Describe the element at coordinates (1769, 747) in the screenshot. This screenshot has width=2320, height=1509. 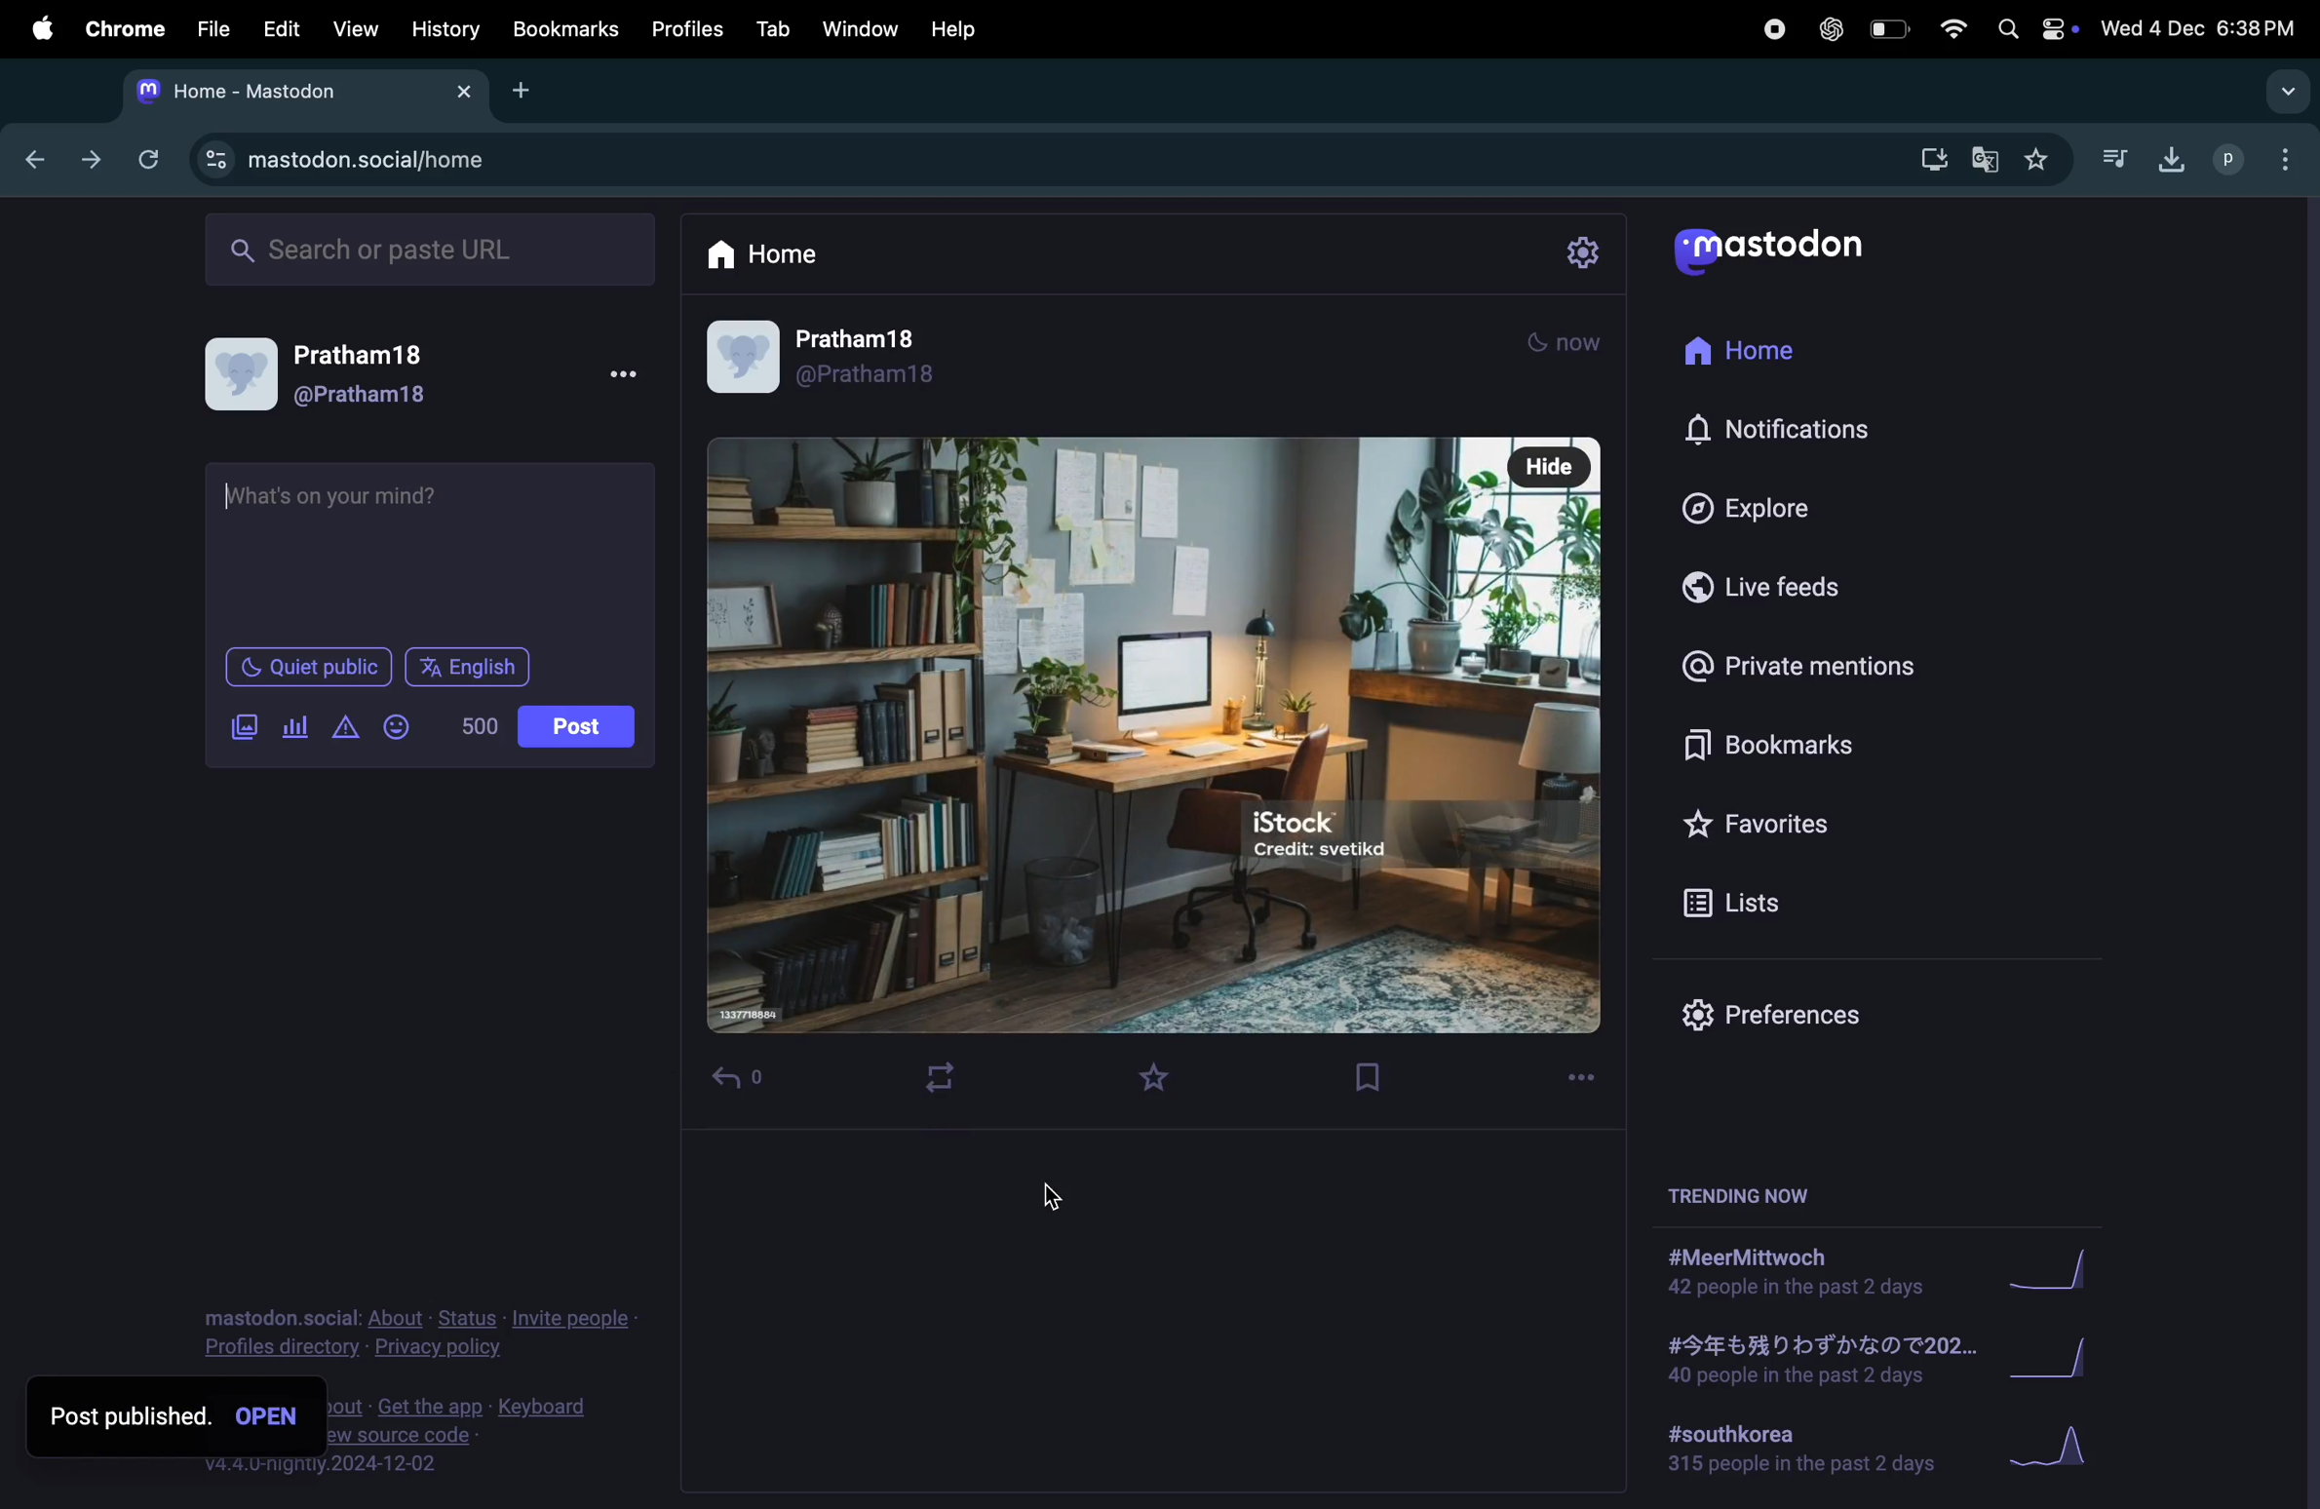
I see `Book marks` at that location.